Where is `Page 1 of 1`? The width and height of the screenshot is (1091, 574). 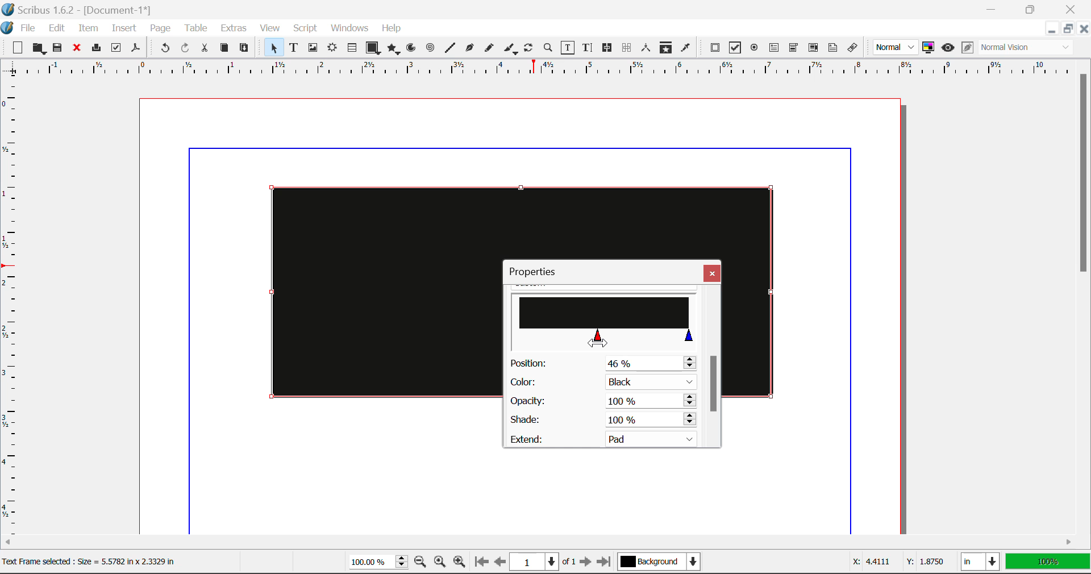
Page 1 of 1 is located at coordinates (543, 563).